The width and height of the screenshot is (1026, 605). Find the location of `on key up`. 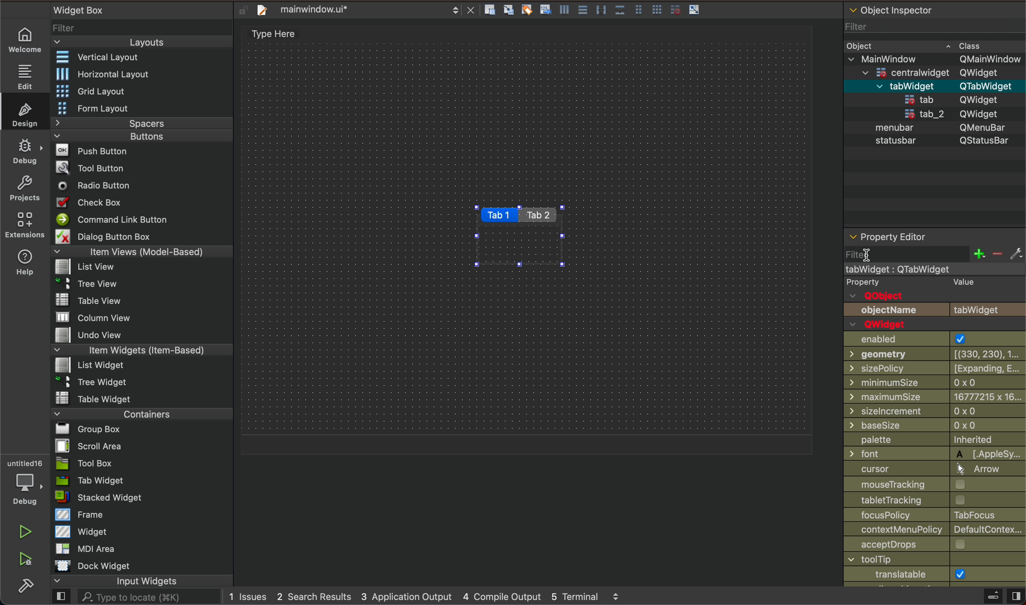

on key up is located at coordinates (498, 238).